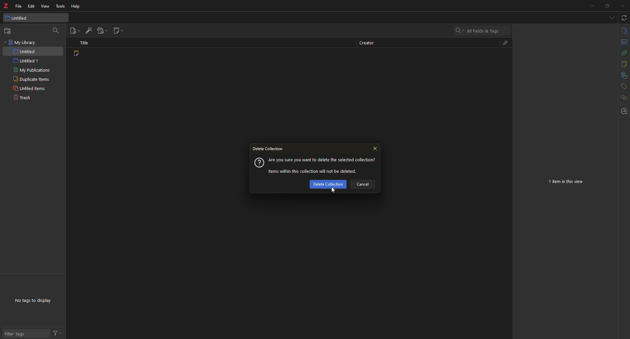 The image size is (630, 339). Describe the element at coordinates (22, 98) in the screenshot. I see `trash` at that location.